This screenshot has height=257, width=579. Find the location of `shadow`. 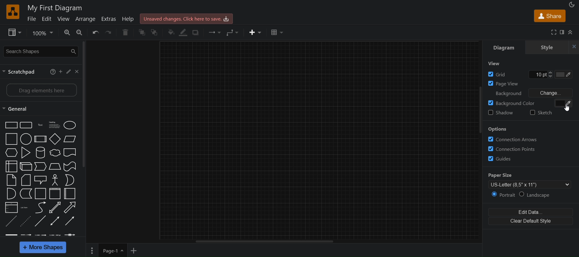

shadow is located at coordinates (501, 113).